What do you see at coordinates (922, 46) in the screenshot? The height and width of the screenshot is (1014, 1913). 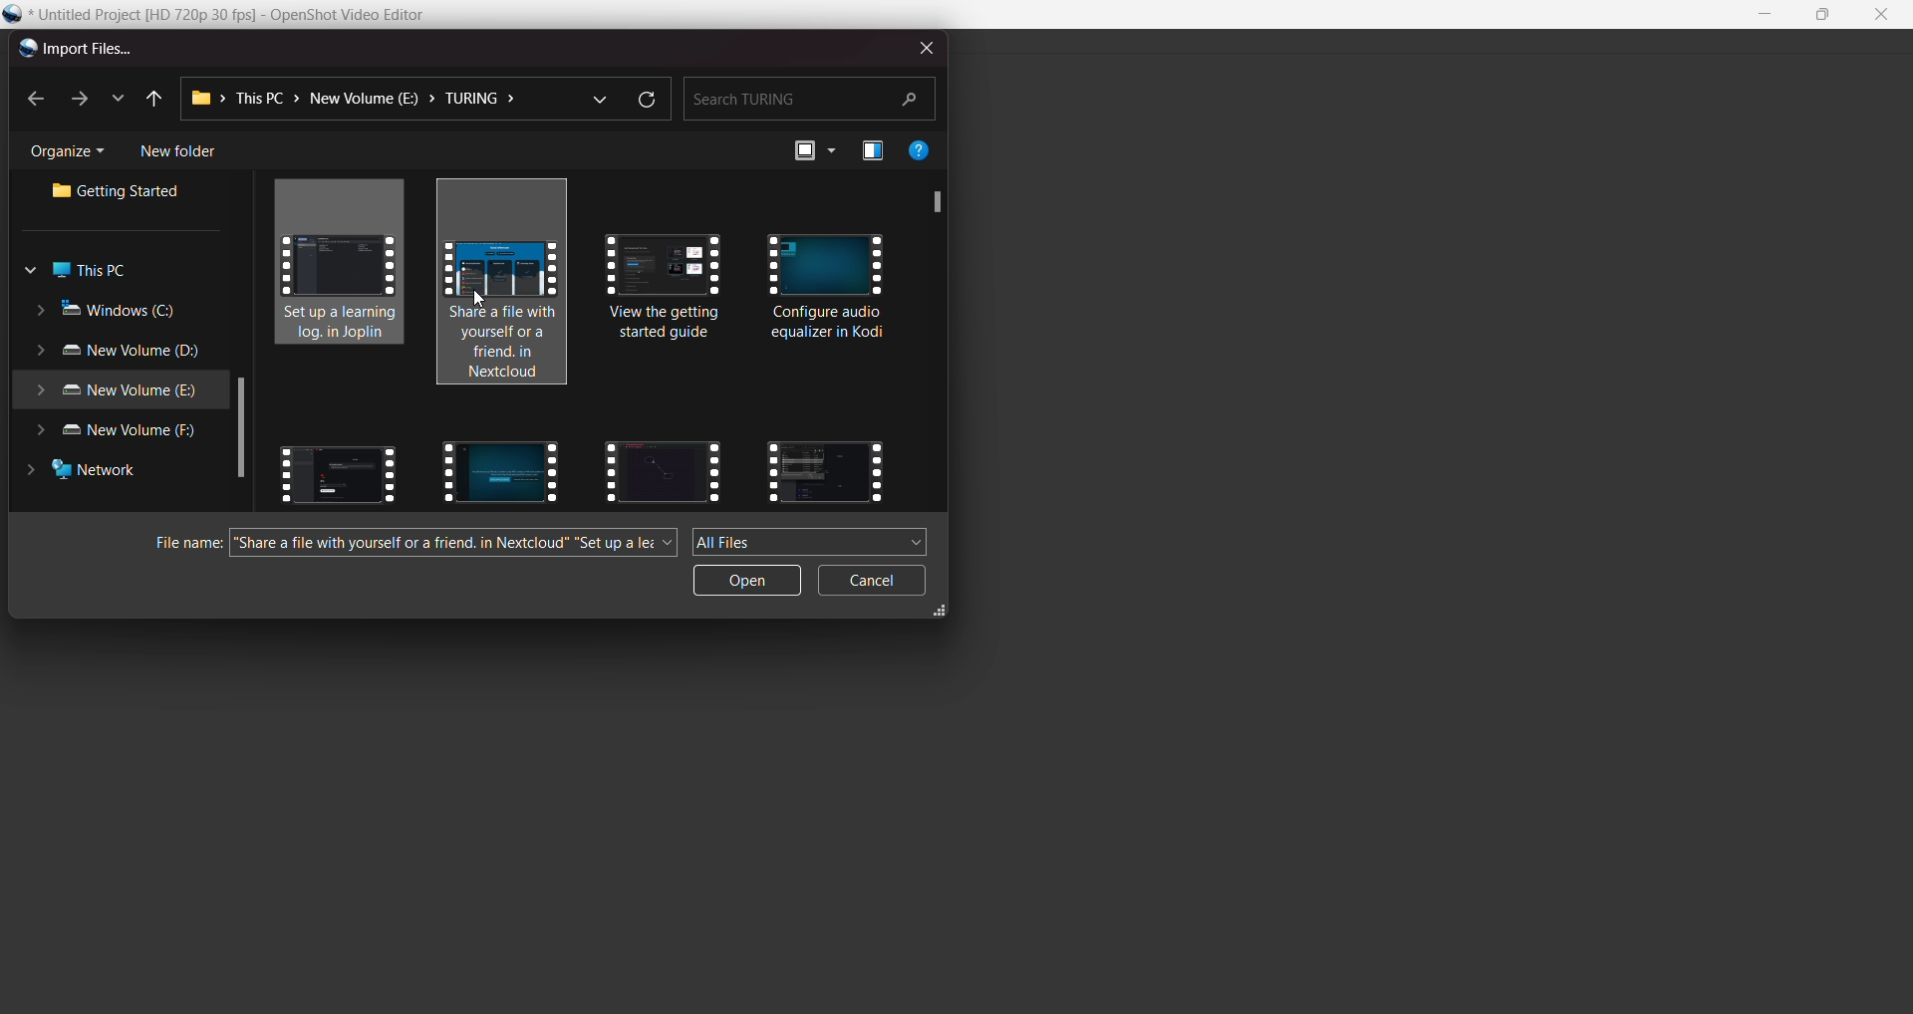 I see `close dialog` at bounding box center [922, 46].